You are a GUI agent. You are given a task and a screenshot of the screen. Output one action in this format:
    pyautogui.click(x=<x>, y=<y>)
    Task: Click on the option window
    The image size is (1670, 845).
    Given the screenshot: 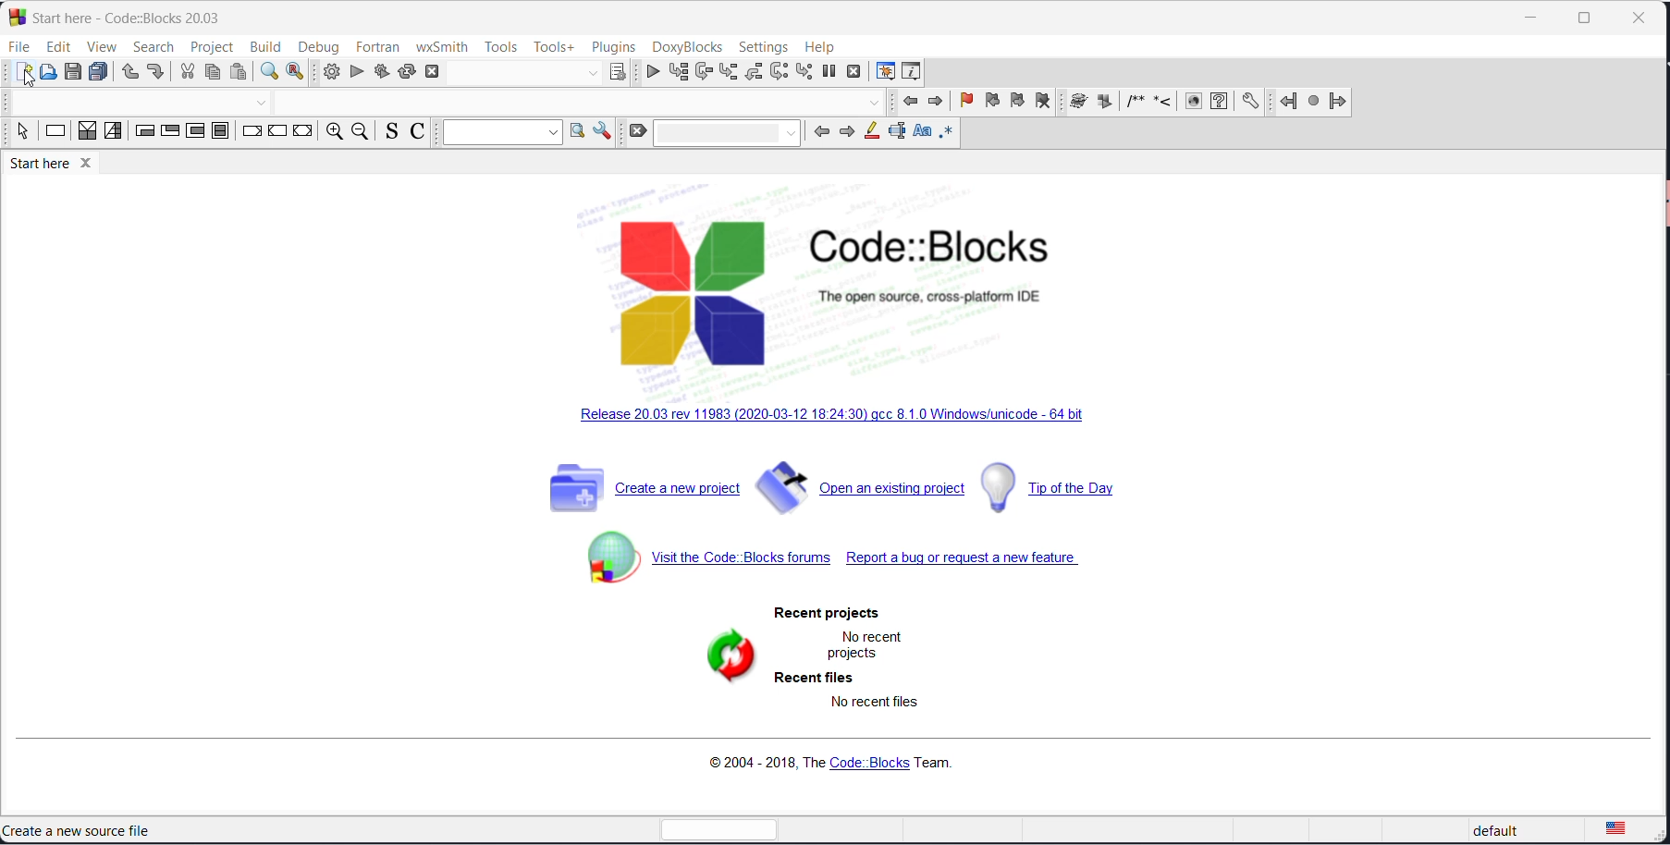 What is the action you would take?
    pyautogui.click(x=603, y=133)
    